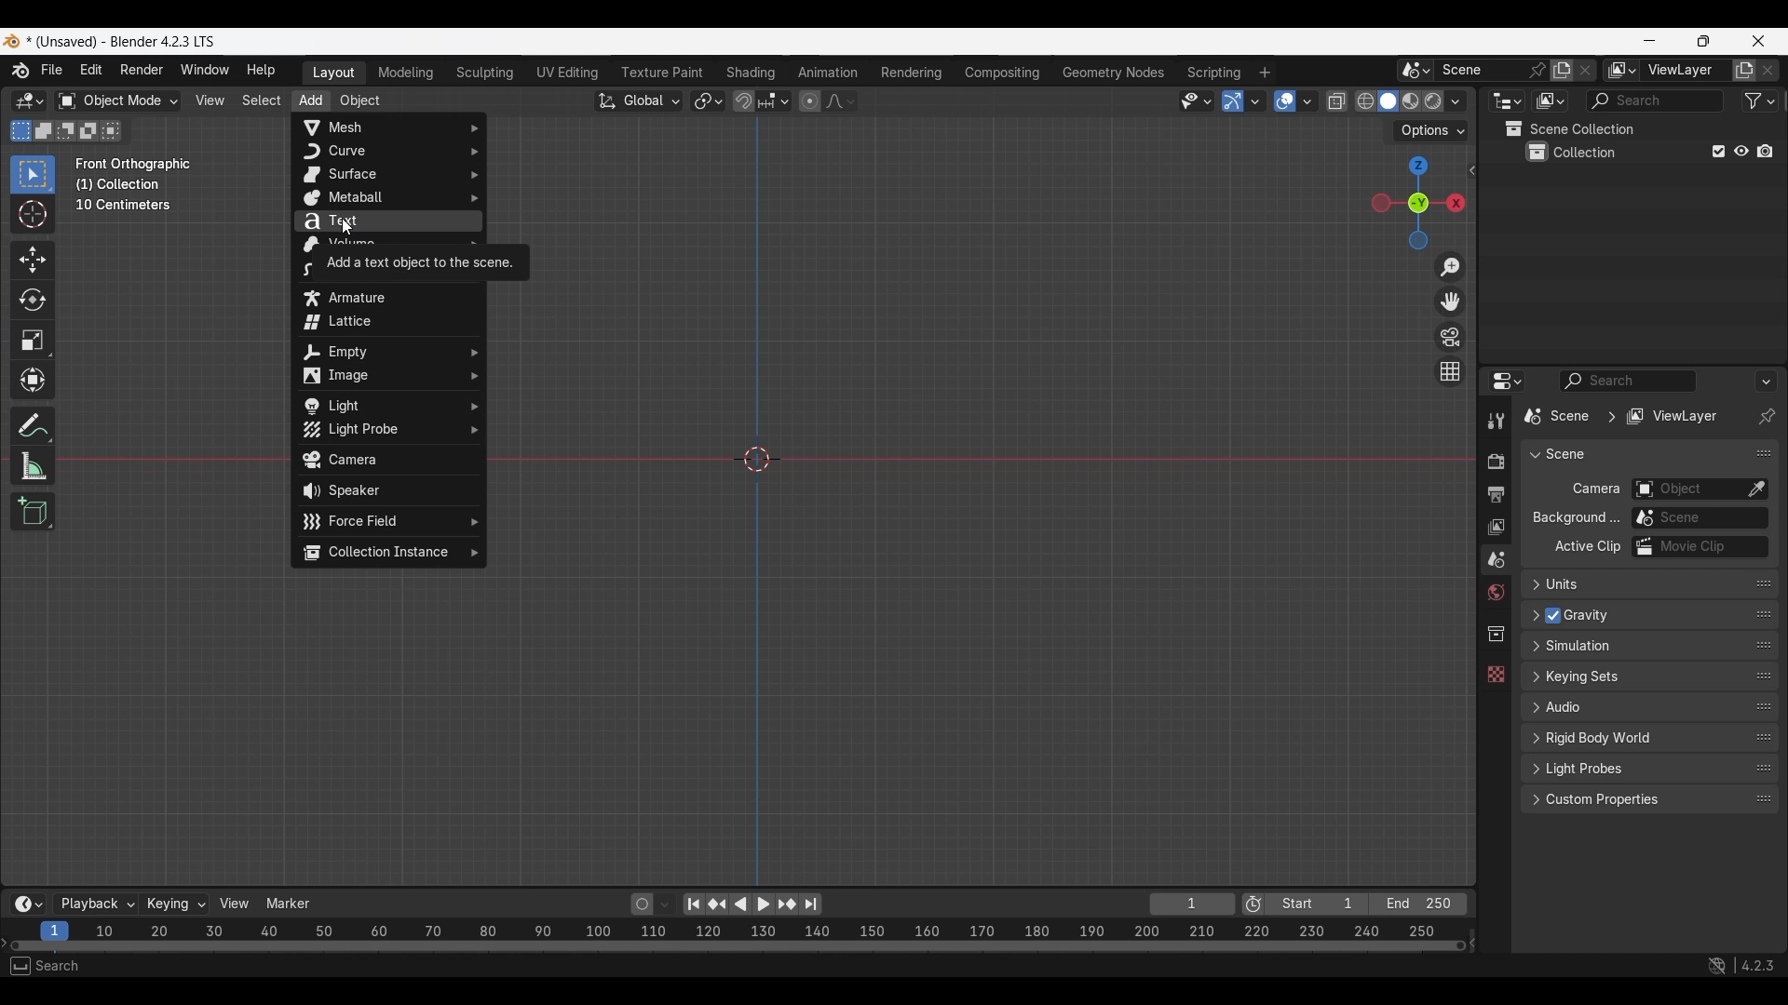  I want to click on Display filter, so click(1629, 381).